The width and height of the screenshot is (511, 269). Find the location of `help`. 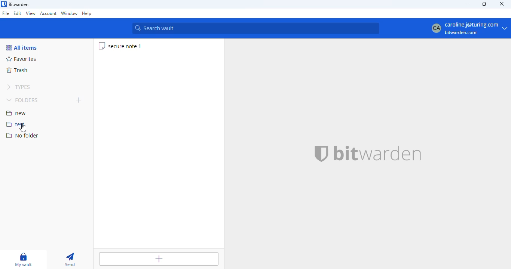

help is located at coordinates (87, 14).